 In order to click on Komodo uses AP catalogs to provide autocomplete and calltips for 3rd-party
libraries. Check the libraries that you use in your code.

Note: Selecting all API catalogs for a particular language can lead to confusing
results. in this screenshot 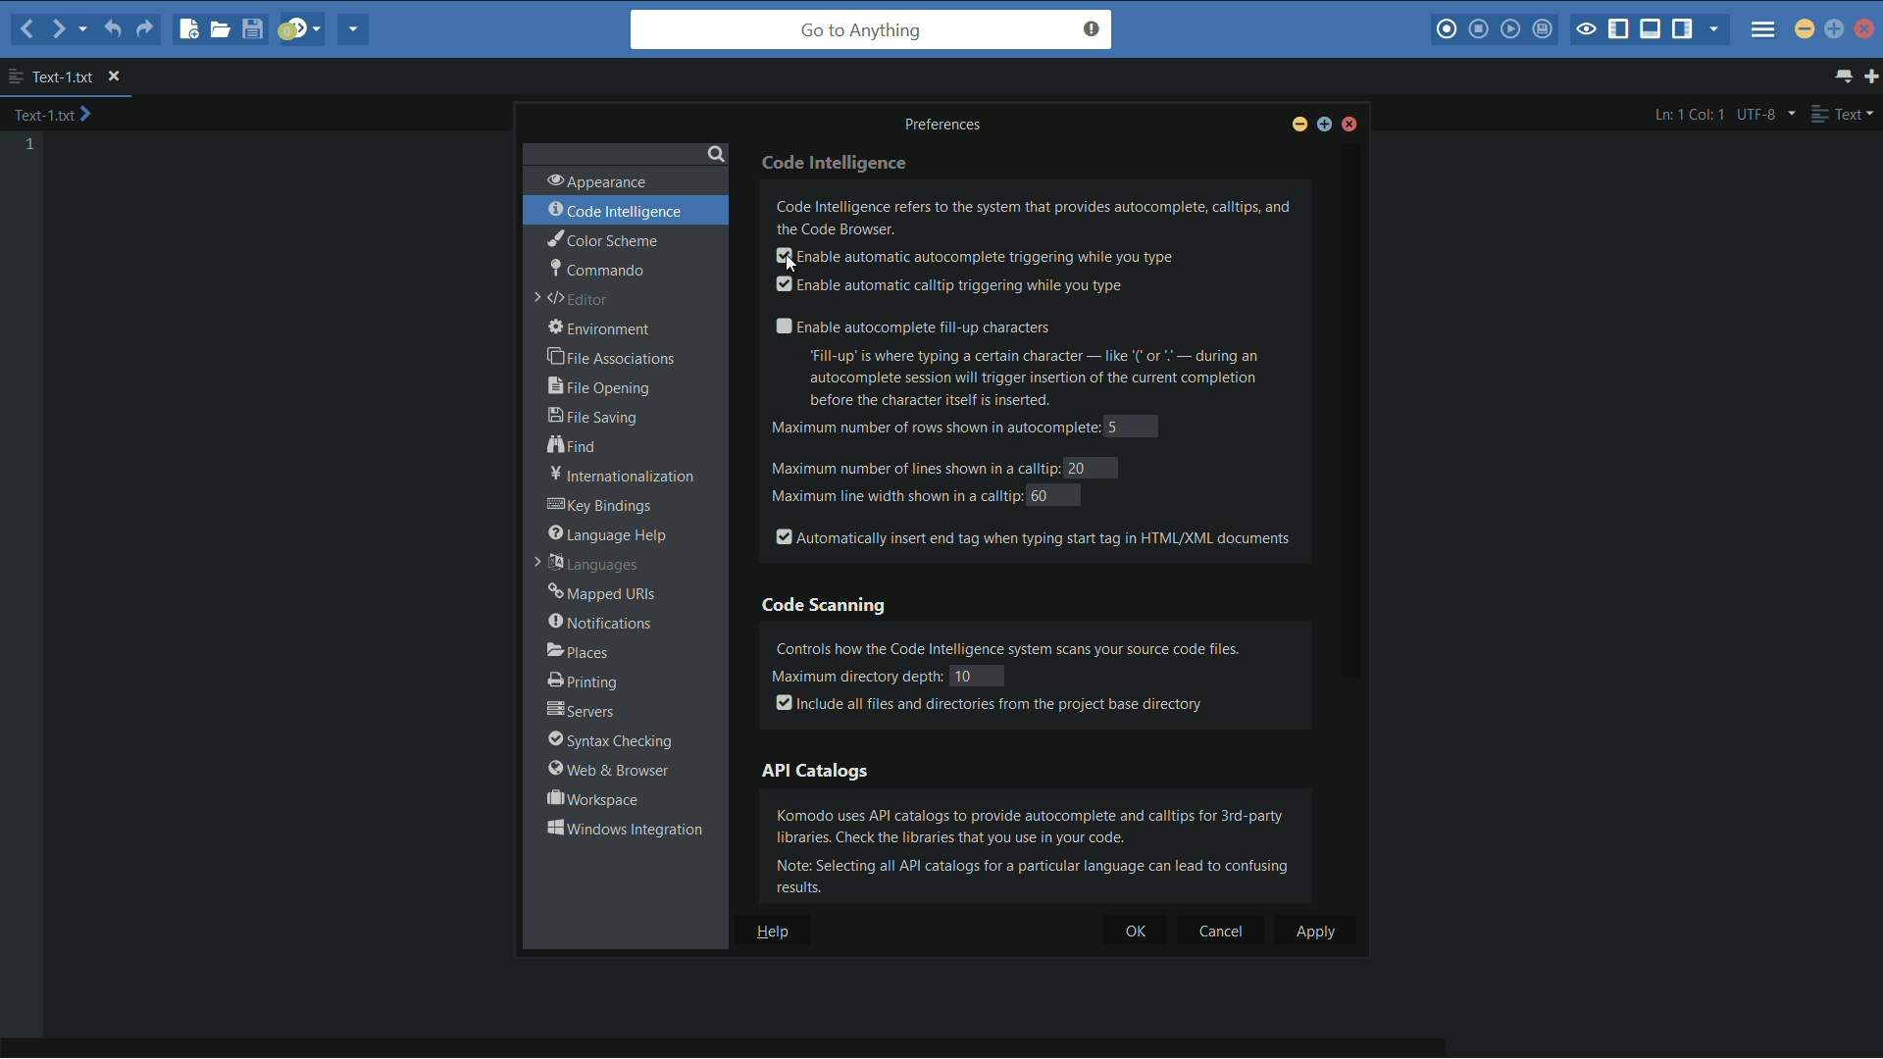, I will do `click(1044, 849)`.